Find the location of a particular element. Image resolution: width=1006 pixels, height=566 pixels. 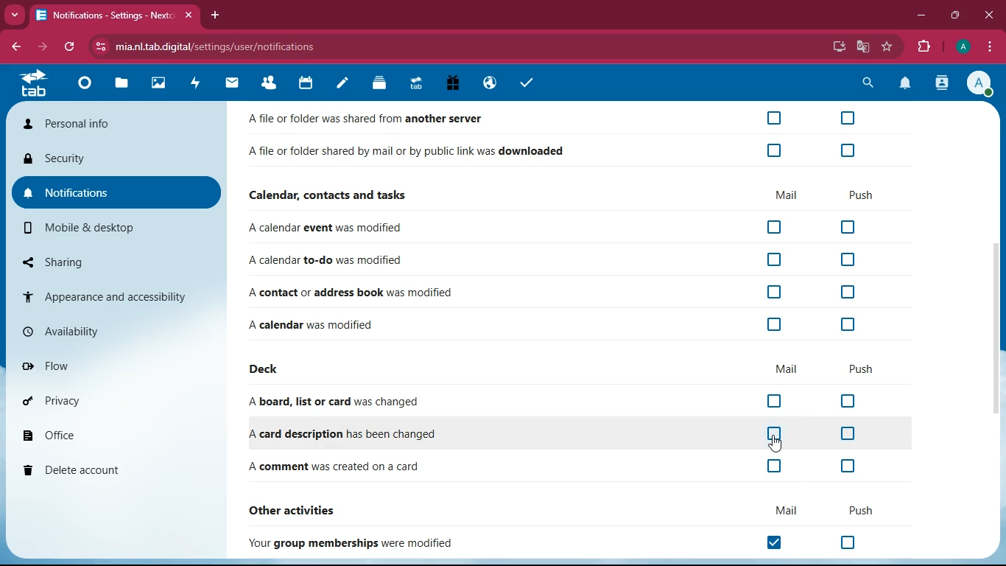

off is located at coordinates (775, 436).